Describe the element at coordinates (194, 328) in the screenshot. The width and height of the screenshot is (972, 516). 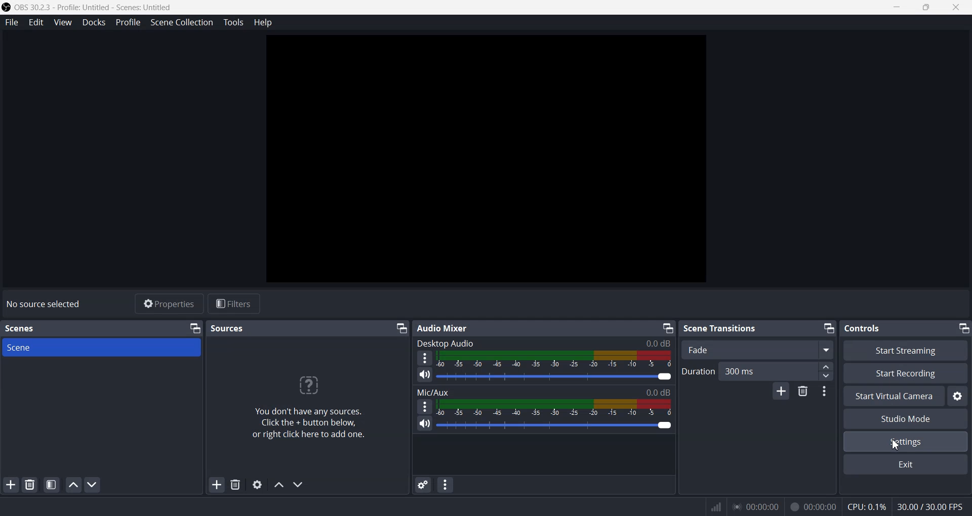
I see `Minimize` at that location.